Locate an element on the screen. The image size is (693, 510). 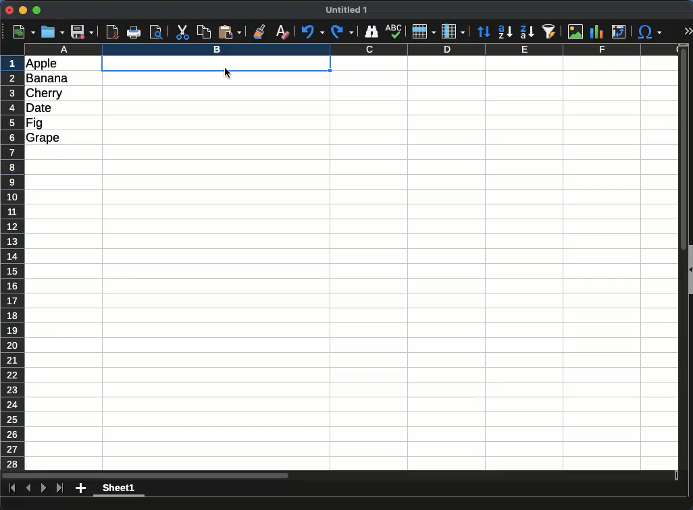
fig is located at coordinates (34, 123).